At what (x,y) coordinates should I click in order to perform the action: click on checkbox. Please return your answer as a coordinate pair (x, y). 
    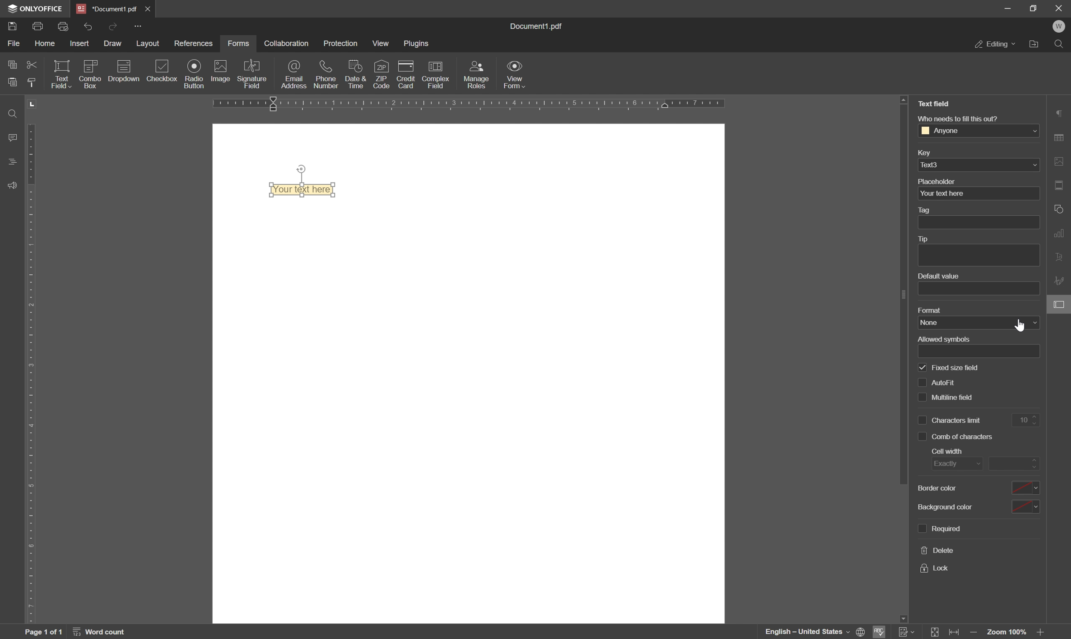
    Looking at the image, I should click on (922, 367).